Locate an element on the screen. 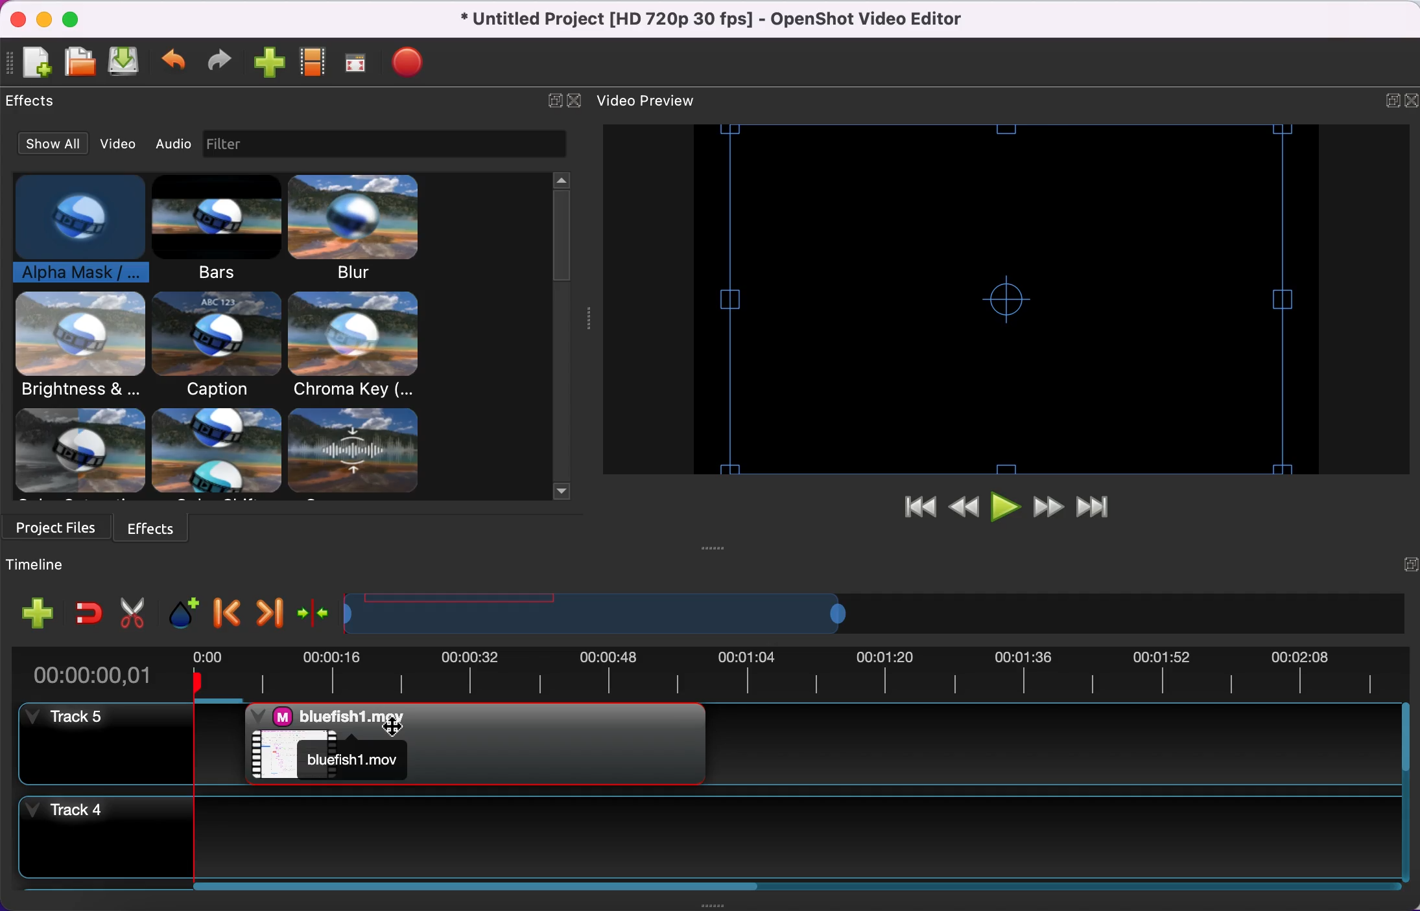 This screenshot has height=911, width=1420. Cursor is located at coordinates (388, 733).